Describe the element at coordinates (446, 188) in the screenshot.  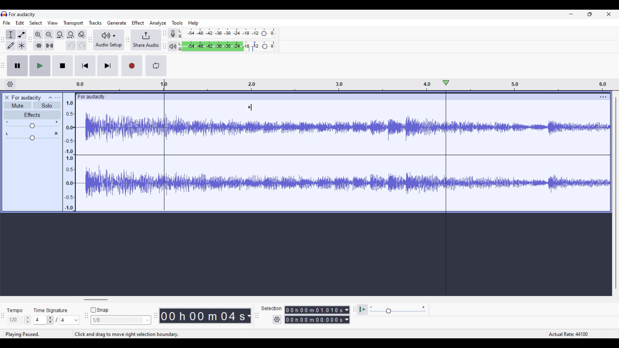
I see `Playhead` at that location.